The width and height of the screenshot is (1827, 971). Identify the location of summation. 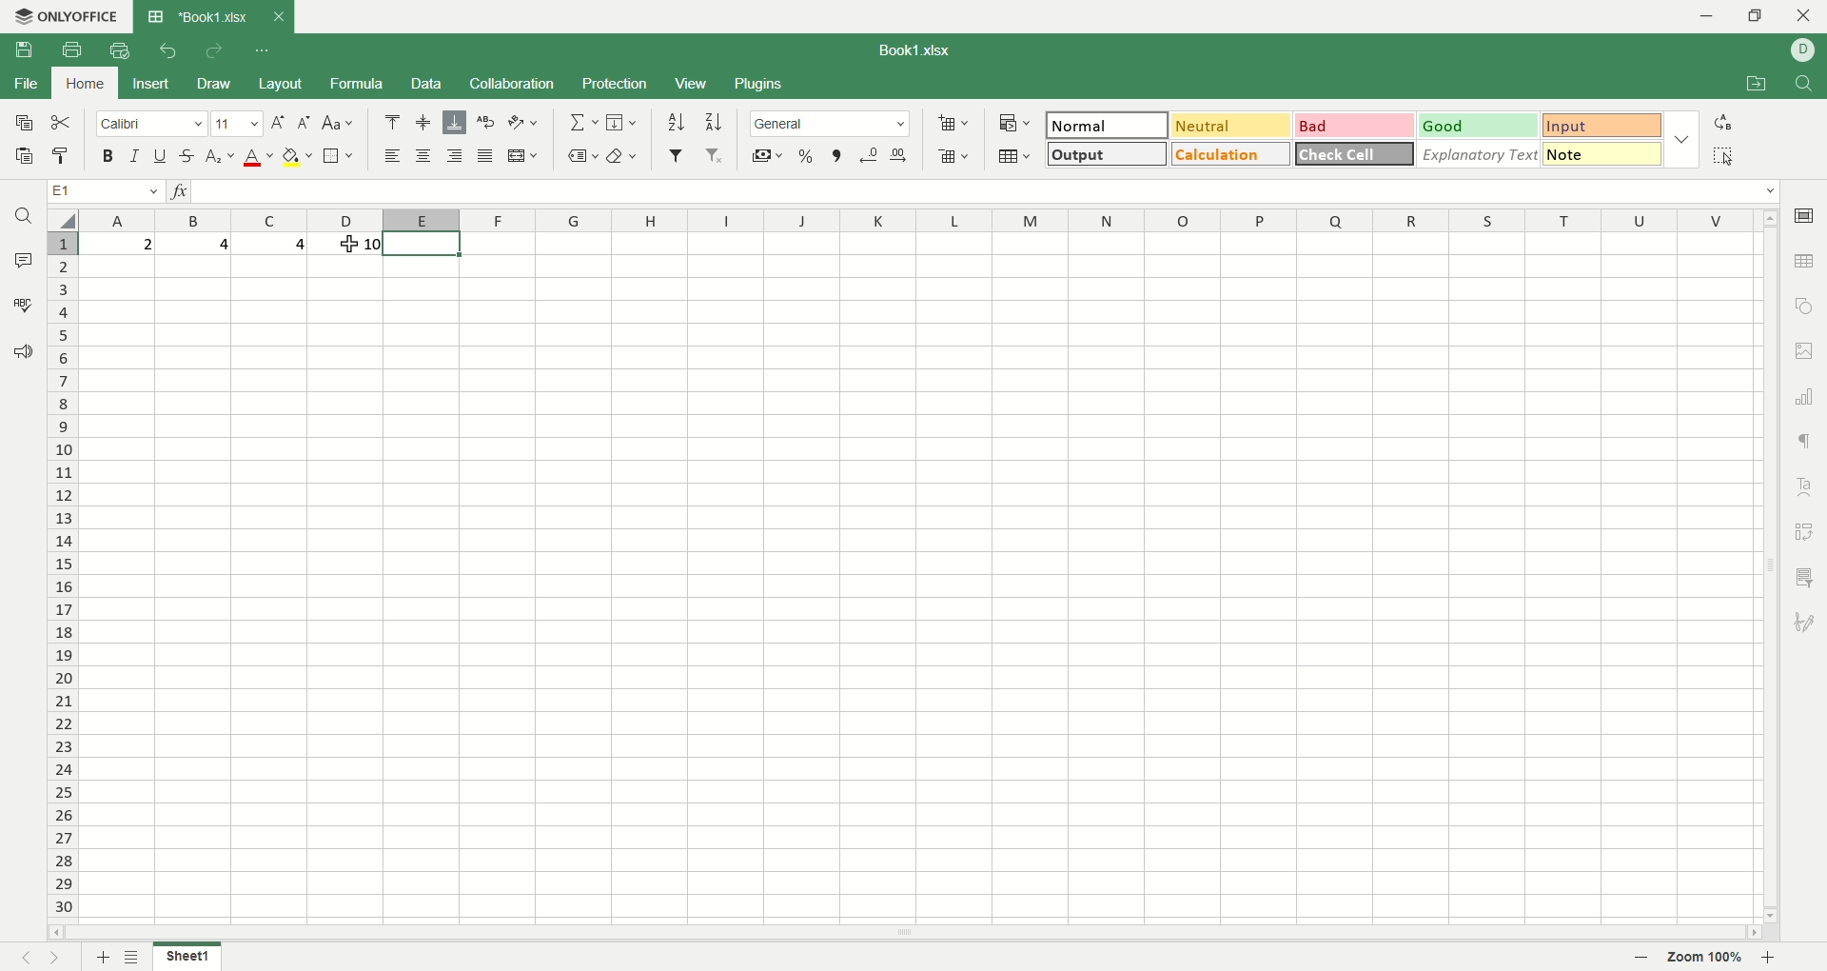
(580, 123).